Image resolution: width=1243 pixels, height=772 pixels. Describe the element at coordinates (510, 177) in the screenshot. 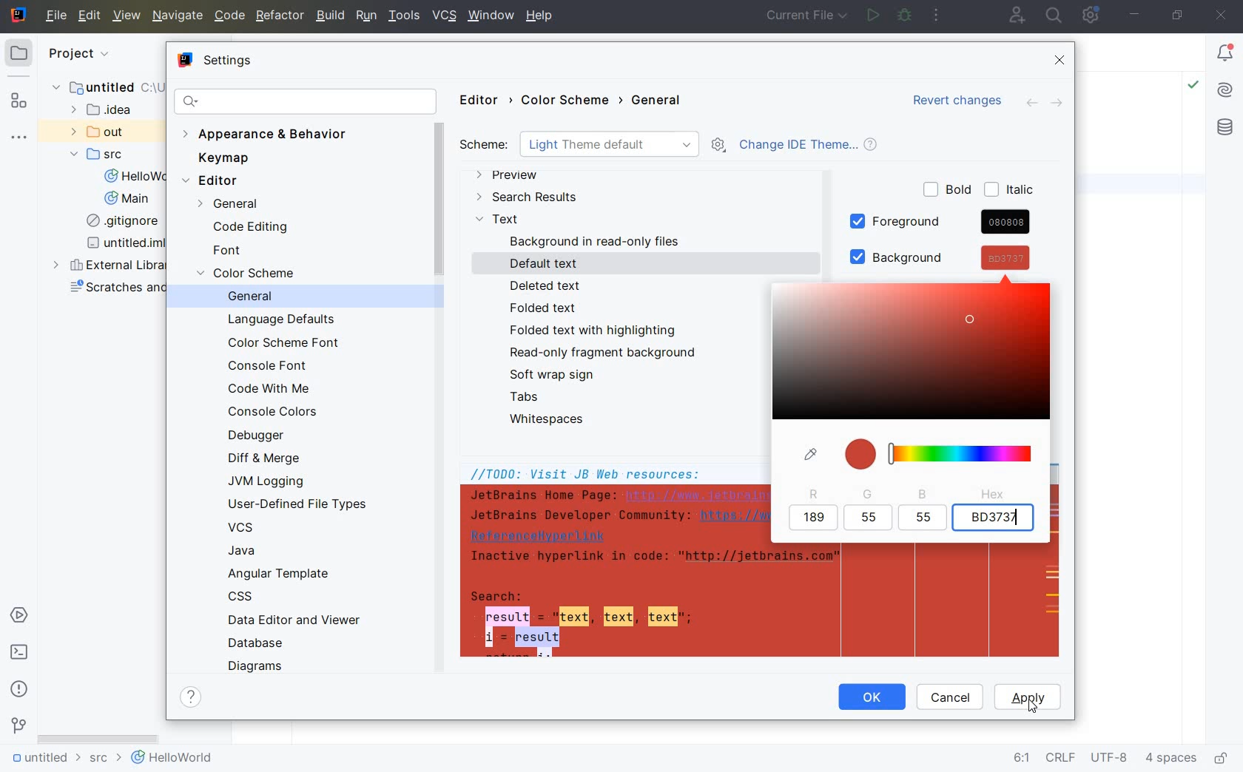

I see `PREVIEW` at that location.